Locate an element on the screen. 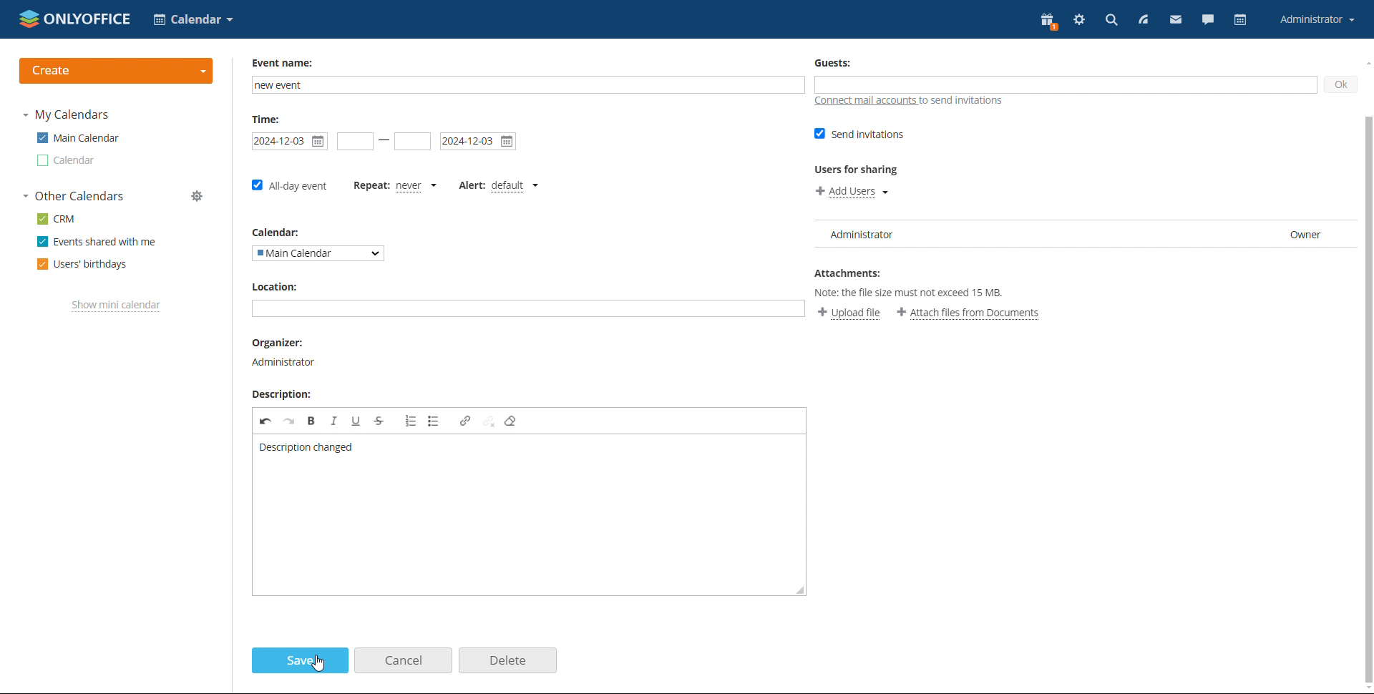 The width and height of the screenshot is (1374, 694). - is located at coordinates (384, 140).